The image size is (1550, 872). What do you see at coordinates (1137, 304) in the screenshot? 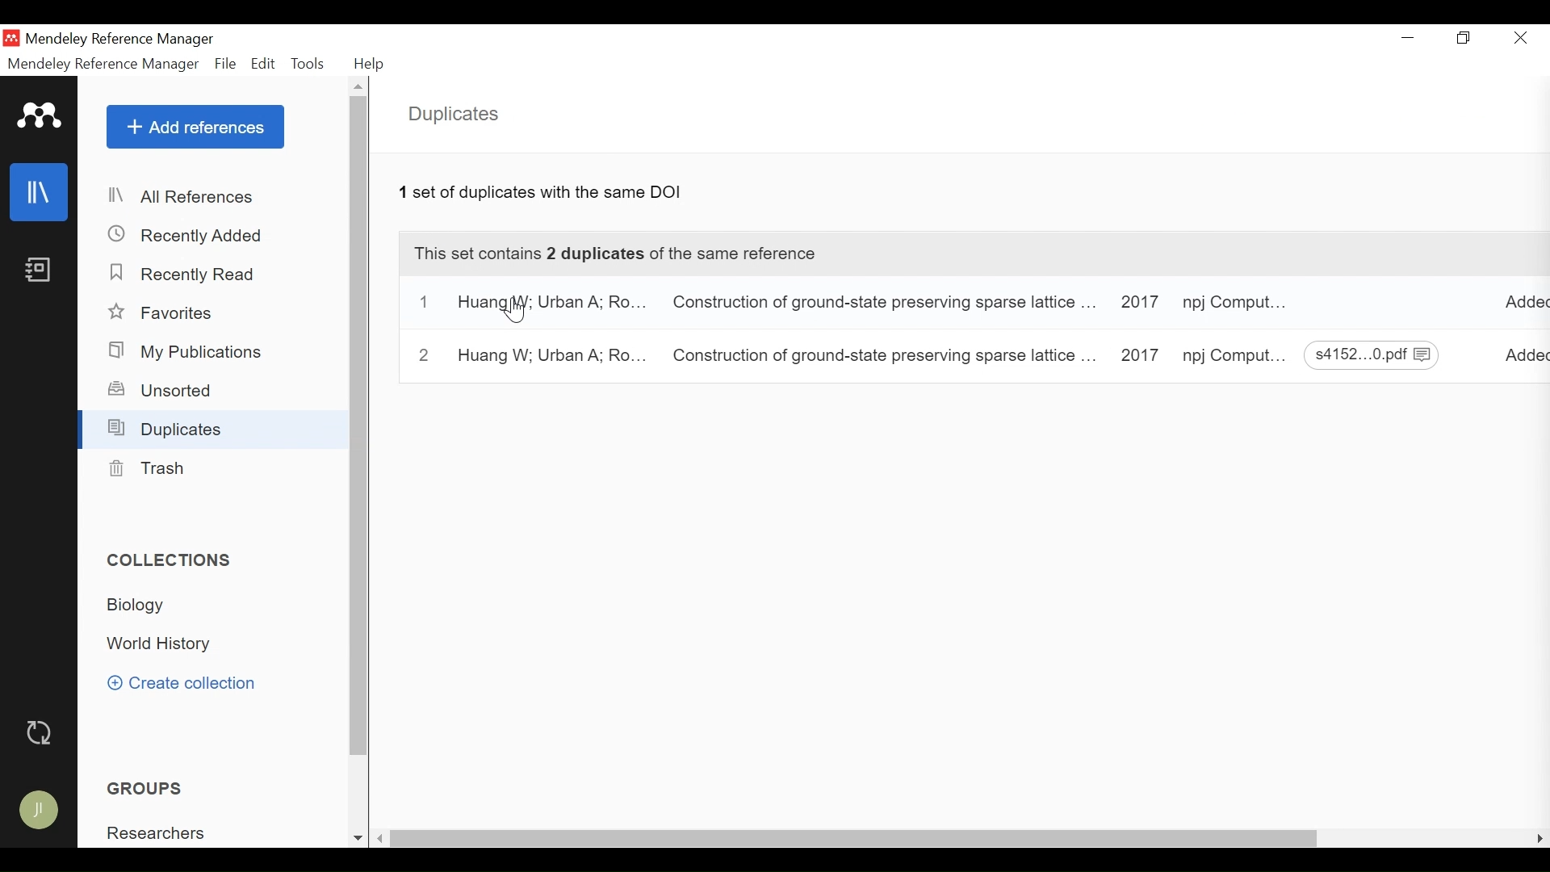
I see `Year` at bounding box center [1137, 304].